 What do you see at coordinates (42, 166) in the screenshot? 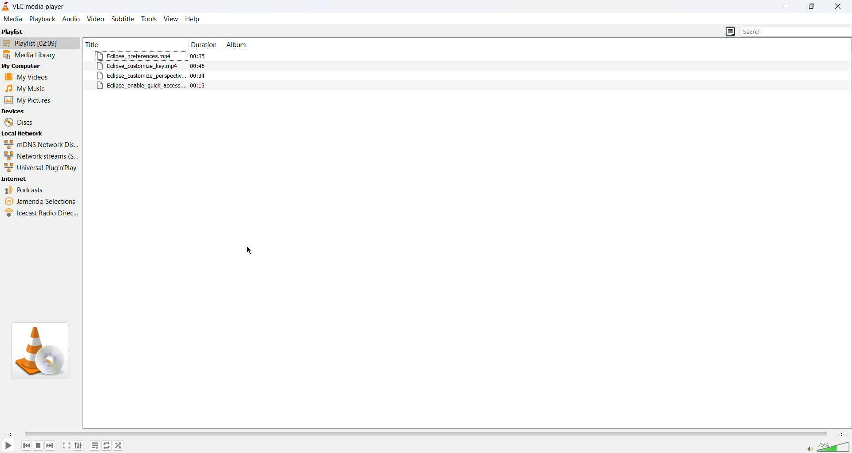
I see `universal Plug n Play` at bounding box center [42, 166].